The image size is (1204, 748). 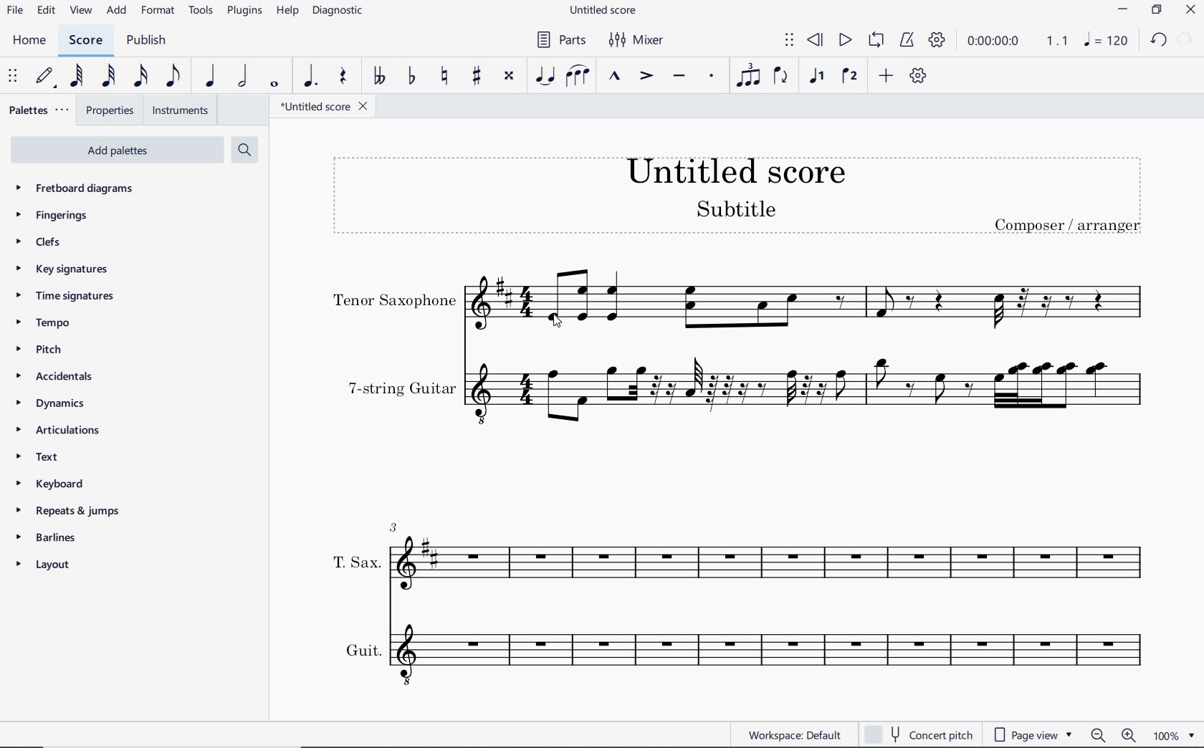 I want to click on PLAY SPEED, so click(x=1020, y=44).